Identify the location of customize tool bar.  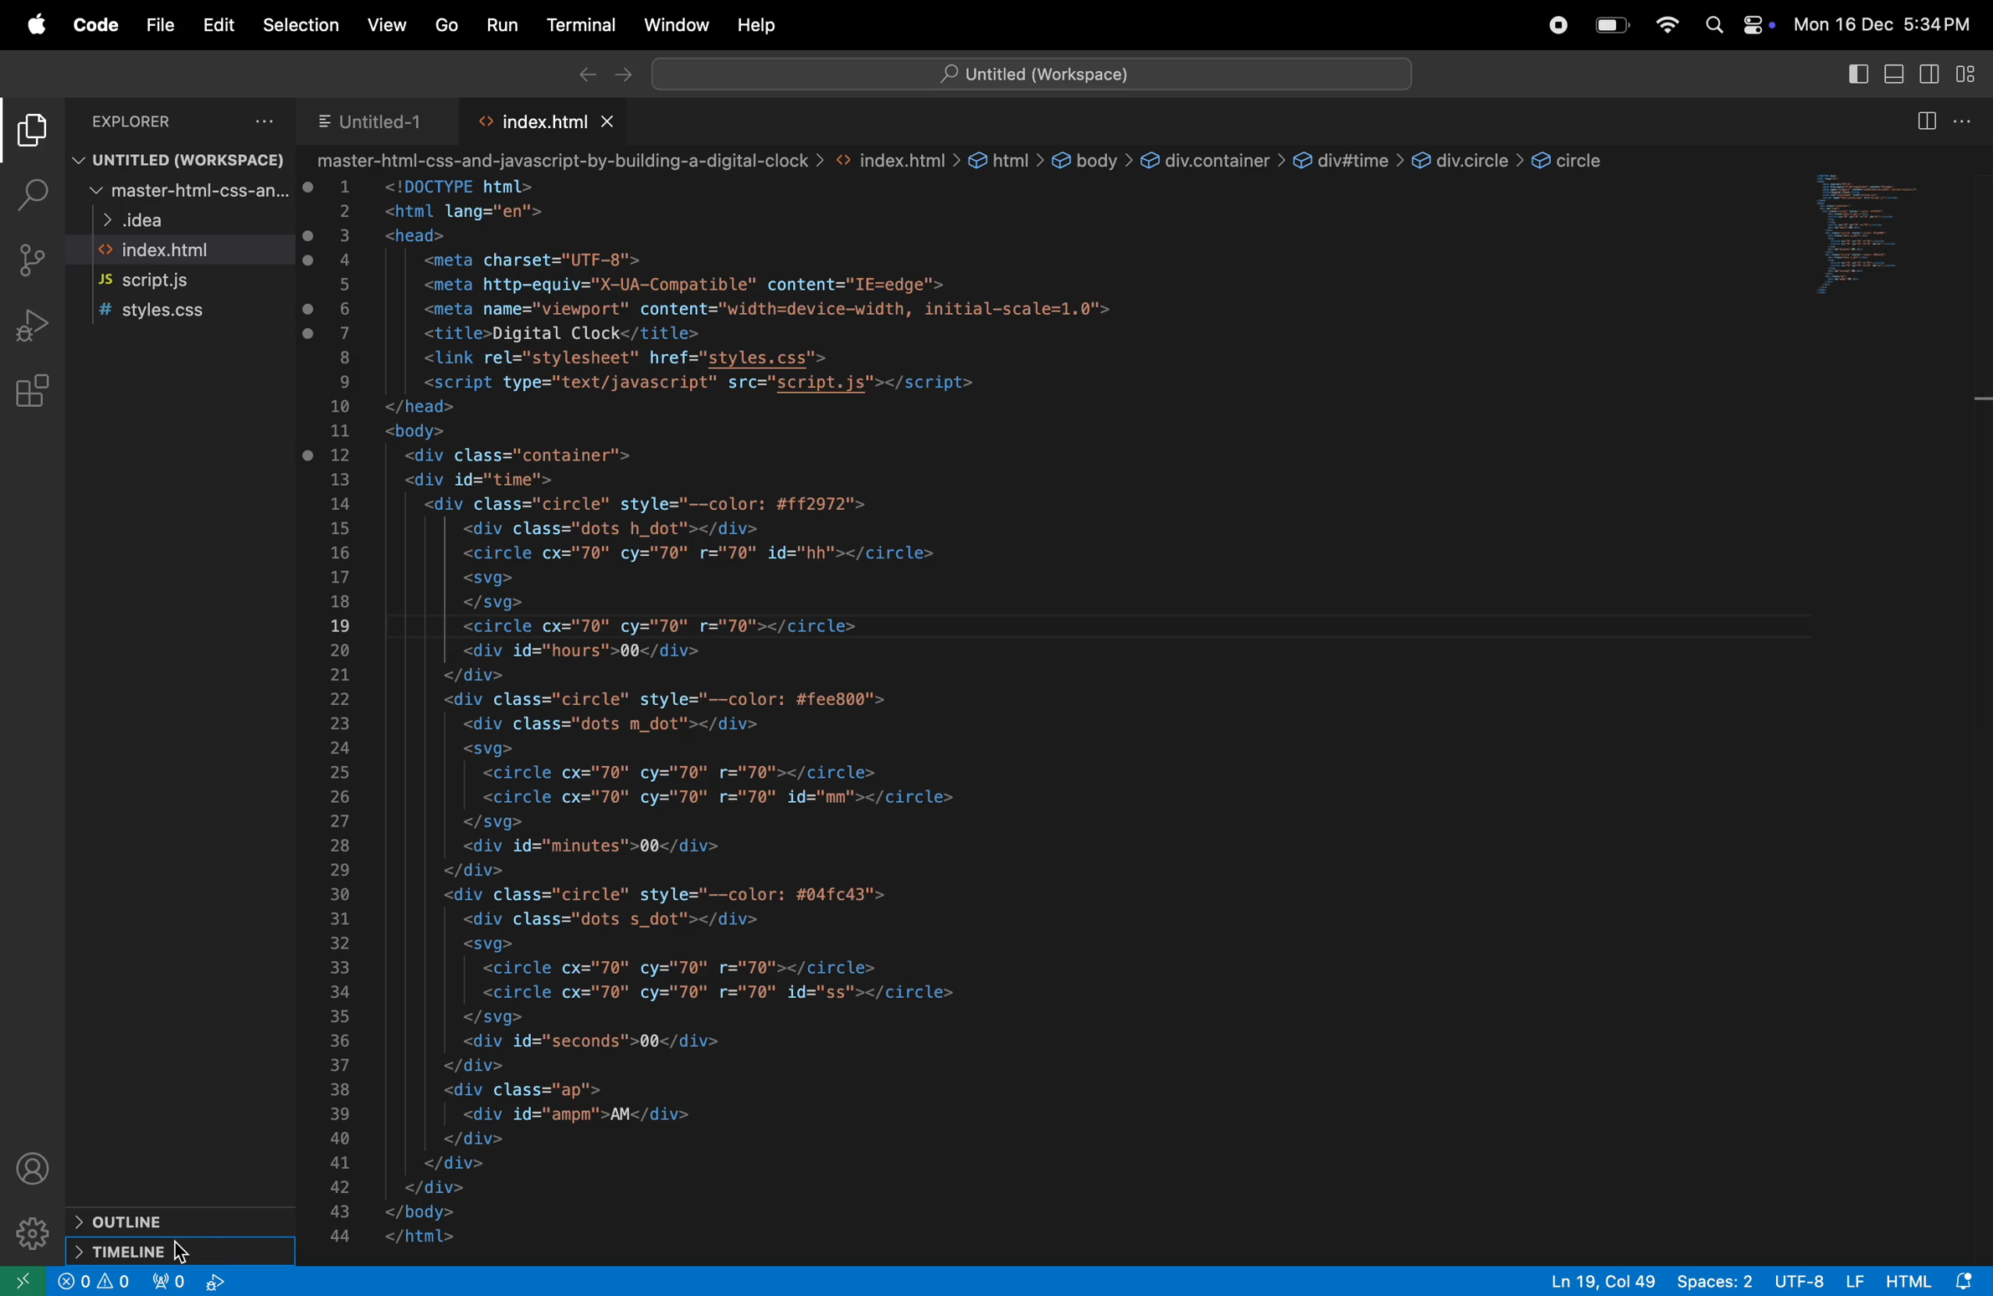
(1966, 76).